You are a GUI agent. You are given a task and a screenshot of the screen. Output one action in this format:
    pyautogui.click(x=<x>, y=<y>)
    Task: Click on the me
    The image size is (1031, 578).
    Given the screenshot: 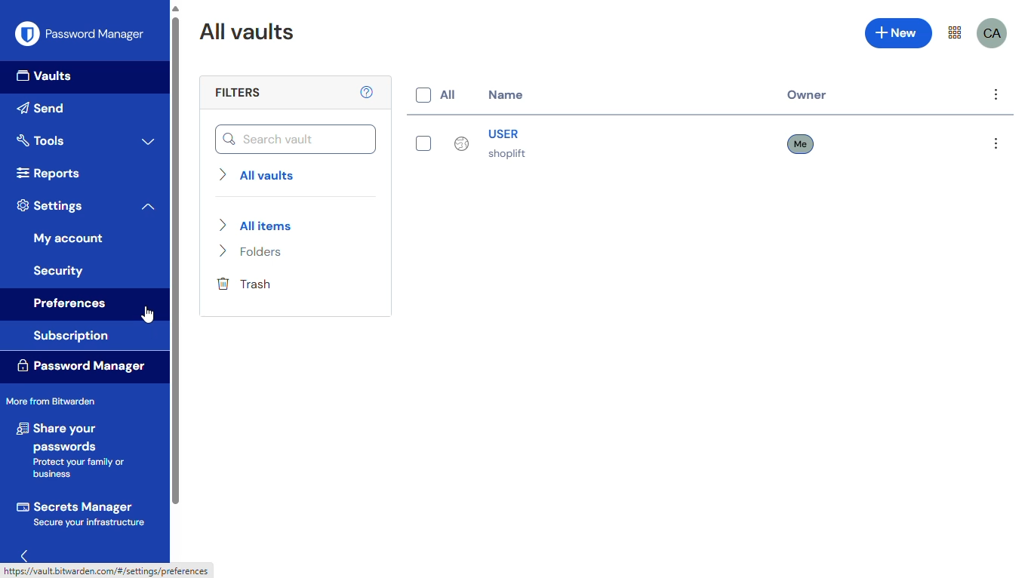 What is the action you would take?
    pyautogui.click(x=802, y=144)
    